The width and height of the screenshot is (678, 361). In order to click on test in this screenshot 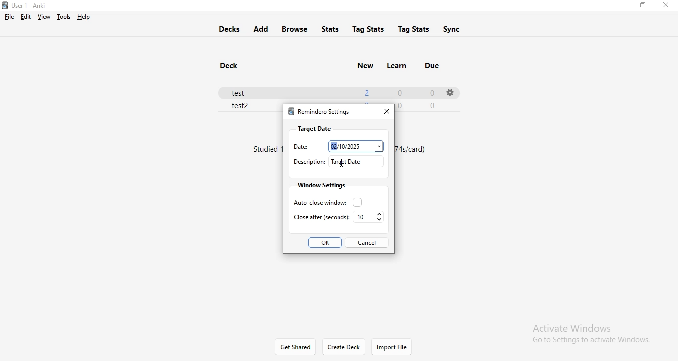, I will do `click(243, 91)`.